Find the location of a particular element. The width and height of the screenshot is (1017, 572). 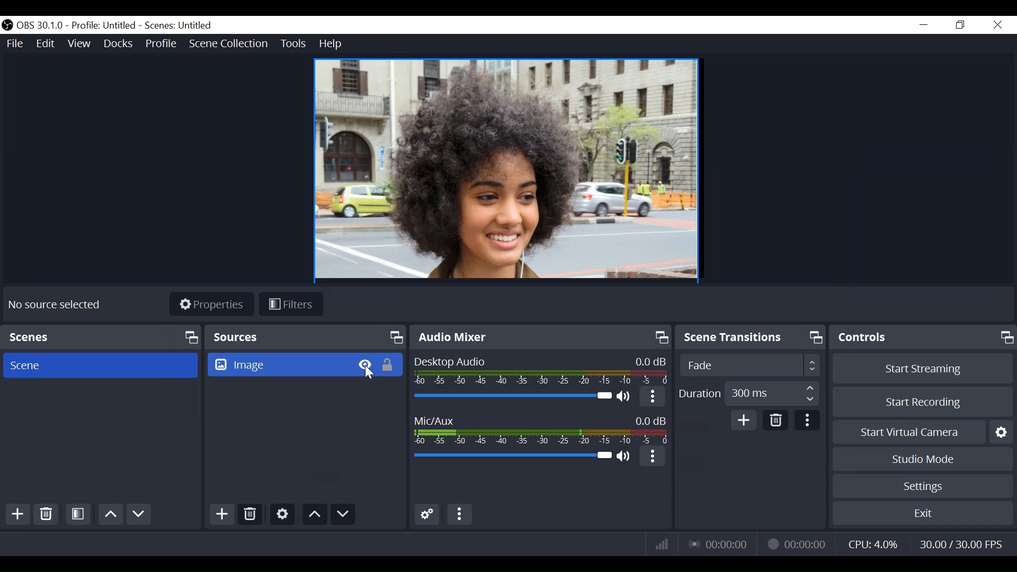

Tools is located at coordinates (293, 43).